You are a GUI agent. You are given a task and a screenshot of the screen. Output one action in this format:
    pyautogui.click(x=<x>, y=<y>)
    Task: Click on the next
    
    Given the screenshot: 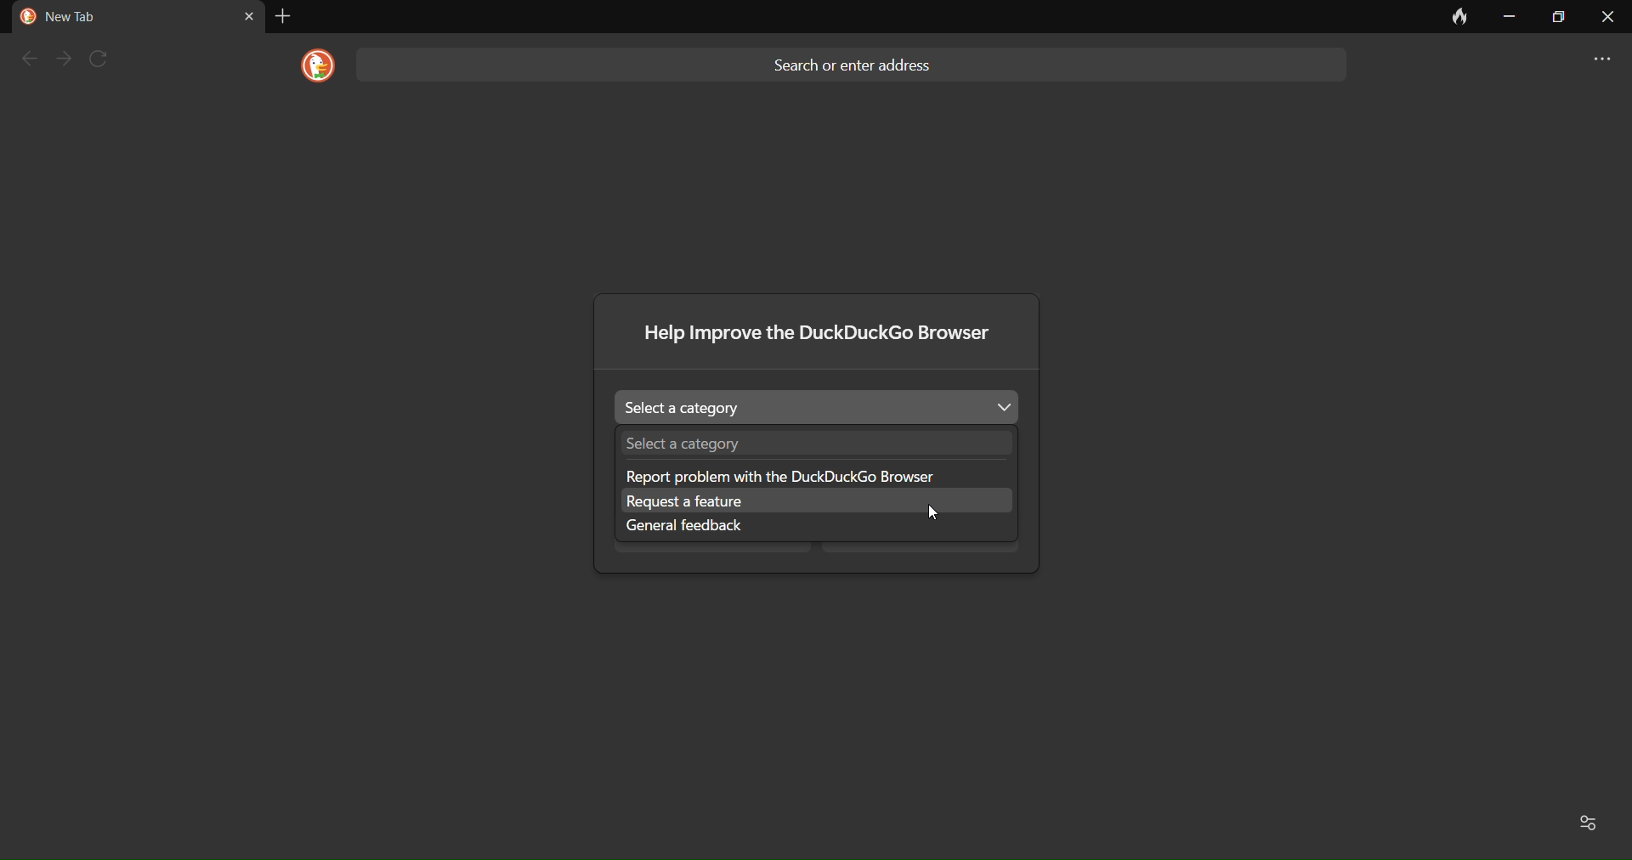 What is the action you would take?
    pyautogui.click(x=65, y=59)
    